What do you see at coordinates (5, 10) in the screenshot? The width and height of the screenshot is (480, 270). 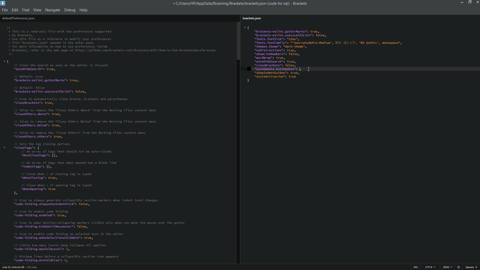 I see `file menu` at bounding box center [5, 10].